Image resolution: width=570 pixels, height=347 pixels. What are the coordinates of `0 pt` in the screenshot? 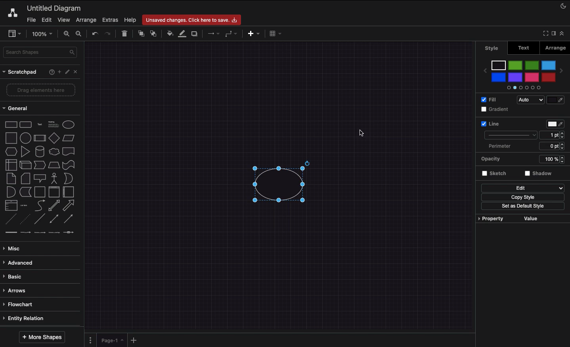 It's located at (558, 145).